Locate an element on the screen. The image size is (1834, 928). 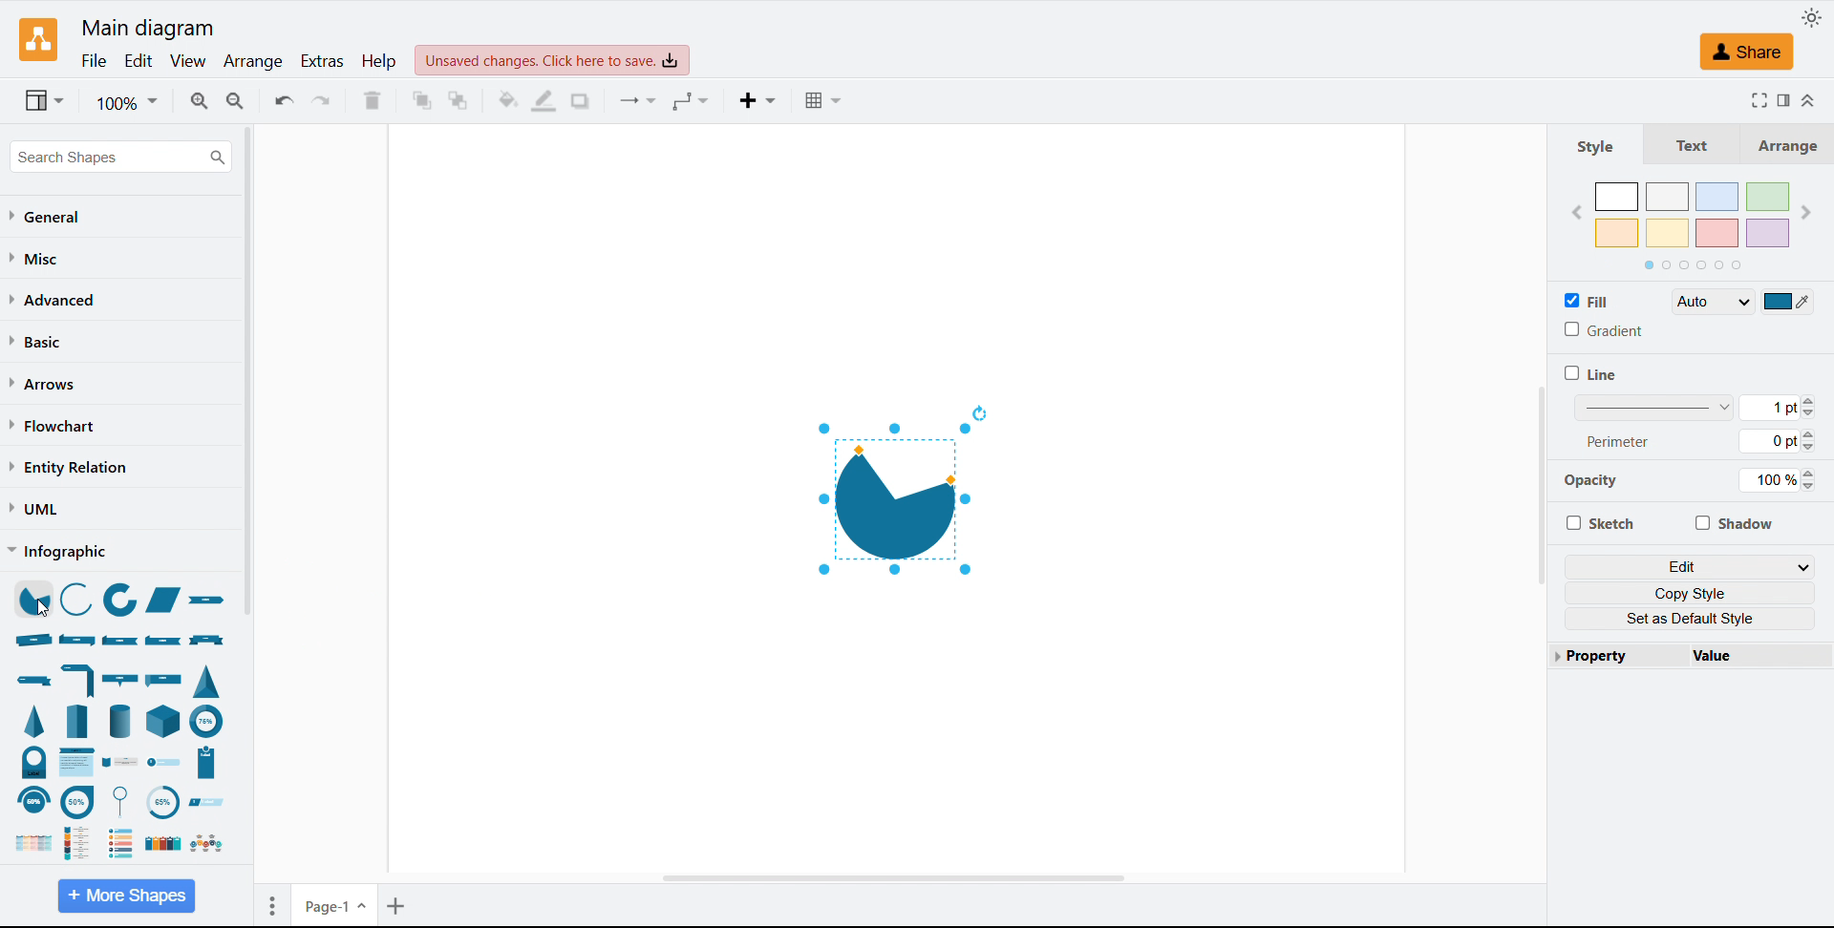
roadmap vertical is located at coordinates (120, 760).